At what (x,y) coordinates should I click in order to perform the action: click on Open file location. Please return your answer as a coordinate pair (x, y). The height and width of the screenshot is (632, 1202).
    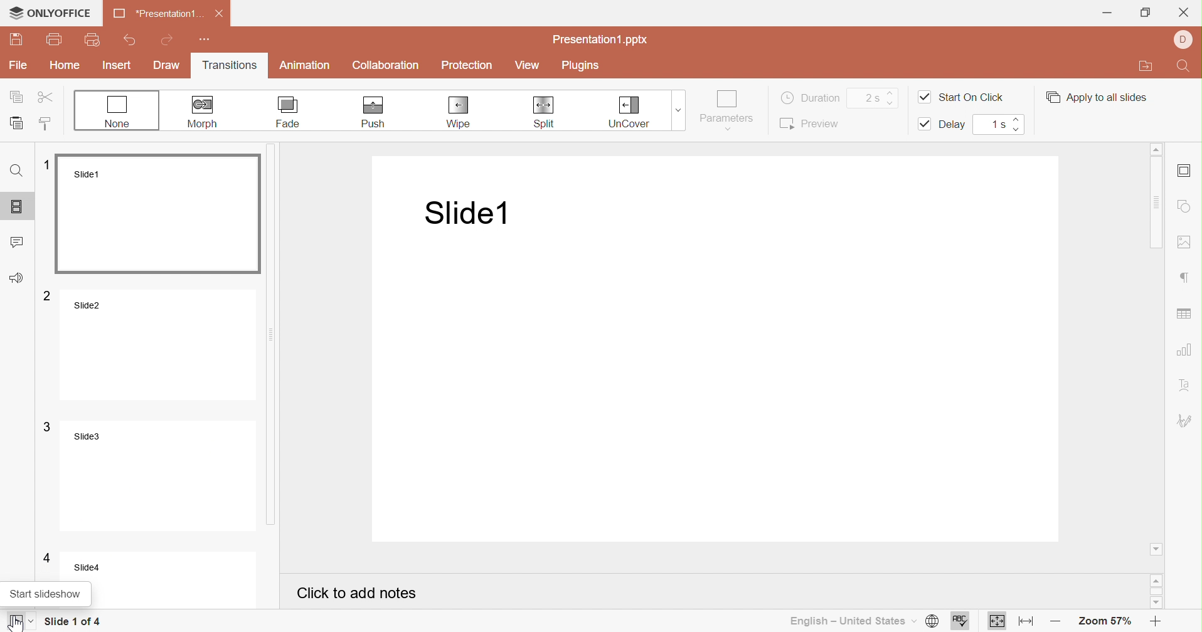
    Looking at the image, I should click on (1146, 66).